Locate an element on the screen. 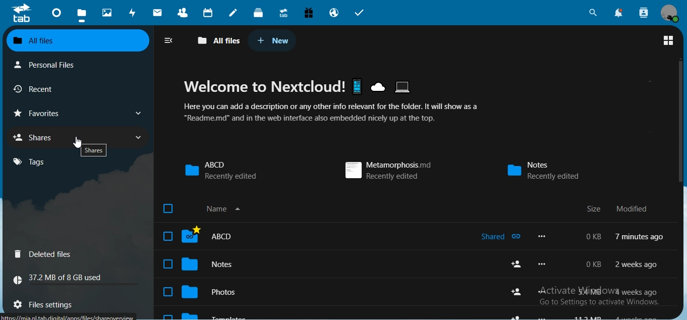  ABCD is located at coordinates (221, 170).